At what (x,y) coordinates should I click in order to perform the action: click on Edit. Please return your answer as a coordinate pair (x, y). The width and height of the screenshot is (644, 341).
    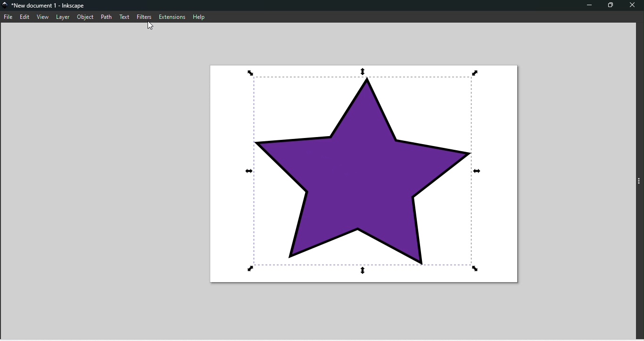
    Looking at the image, I should click on (26, 16).